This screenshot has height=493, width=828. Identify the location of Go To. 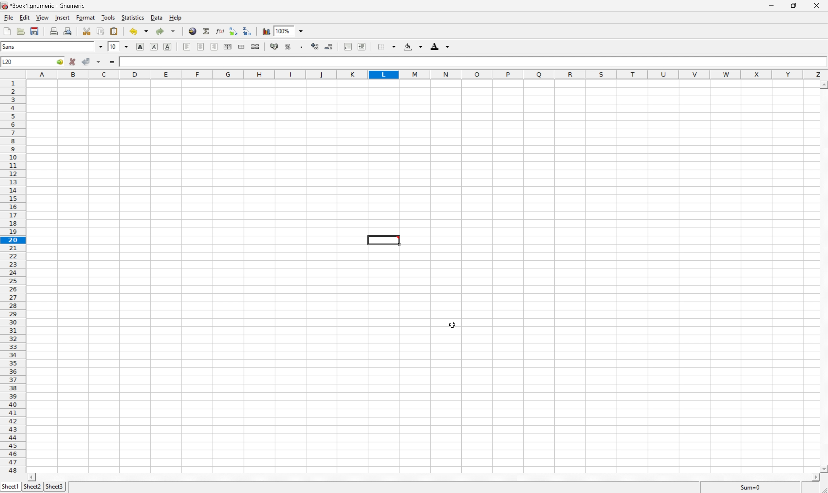
(60, 62).